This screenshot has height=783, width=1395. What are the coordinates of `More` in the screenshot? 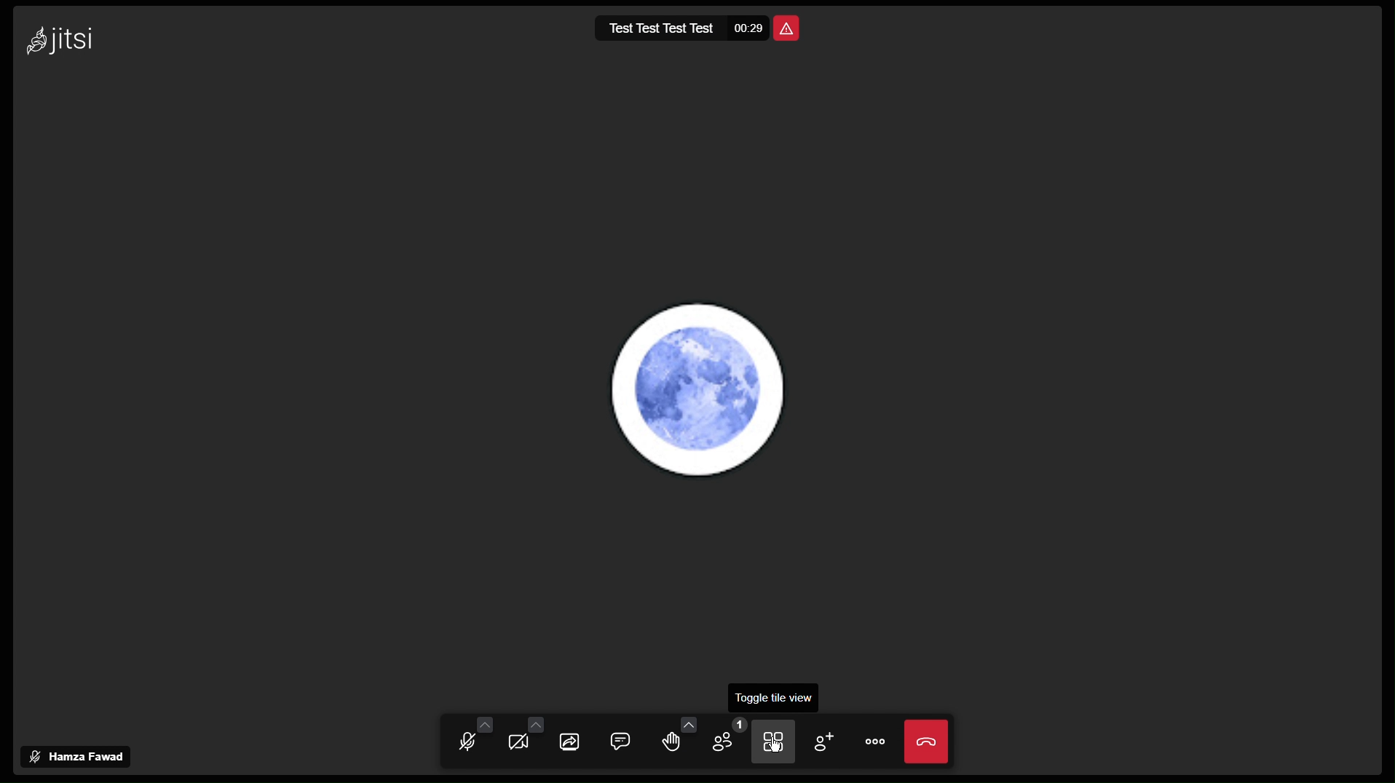 It's located at (880, 745).